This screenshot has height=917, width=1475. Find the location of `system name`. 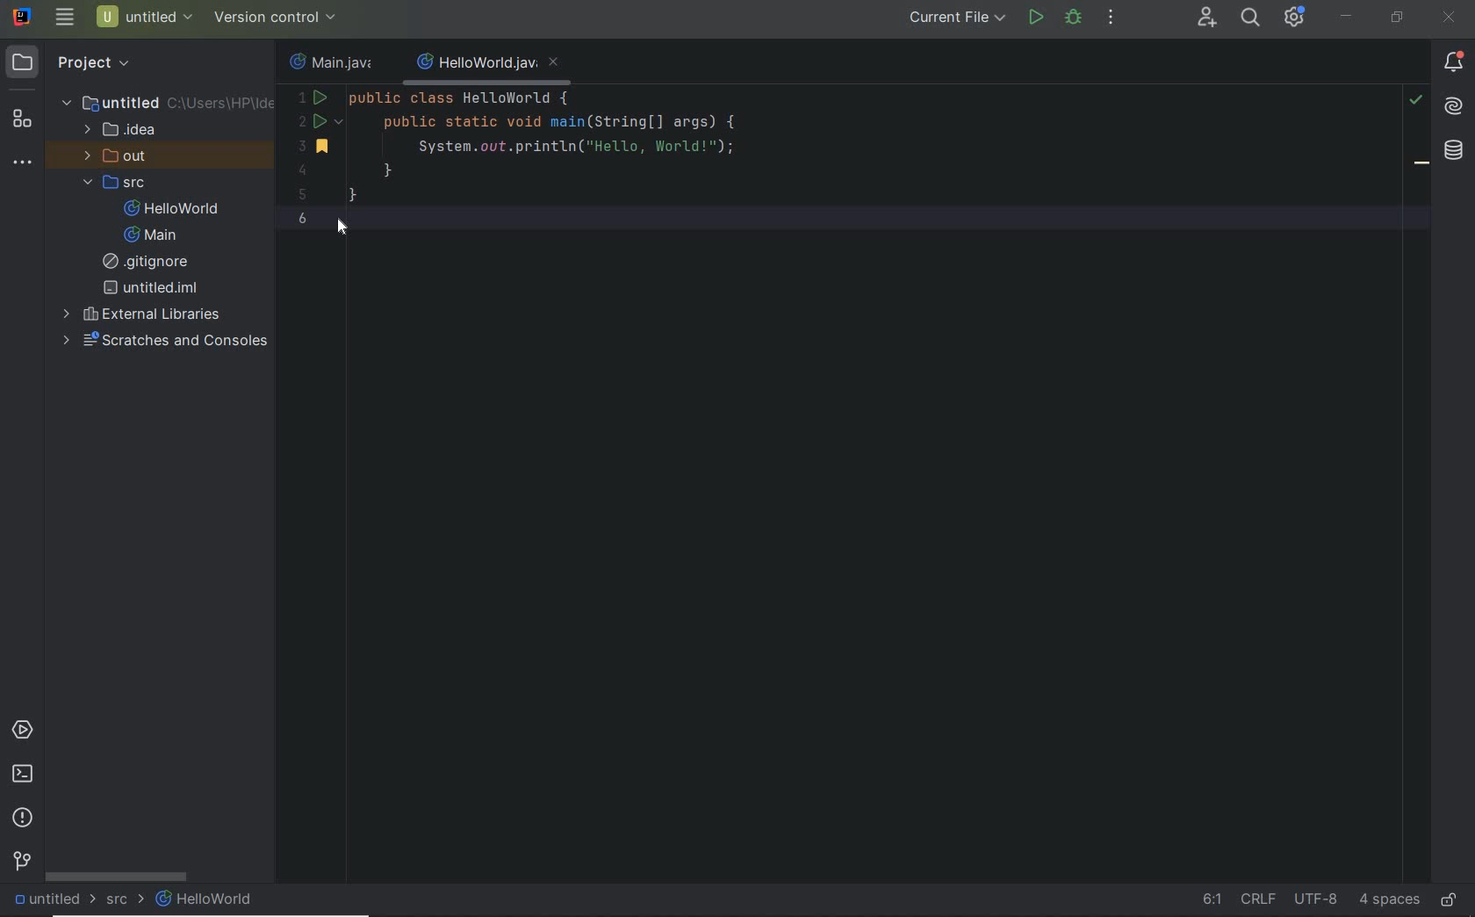

system name is located at coordinates (24, 16).